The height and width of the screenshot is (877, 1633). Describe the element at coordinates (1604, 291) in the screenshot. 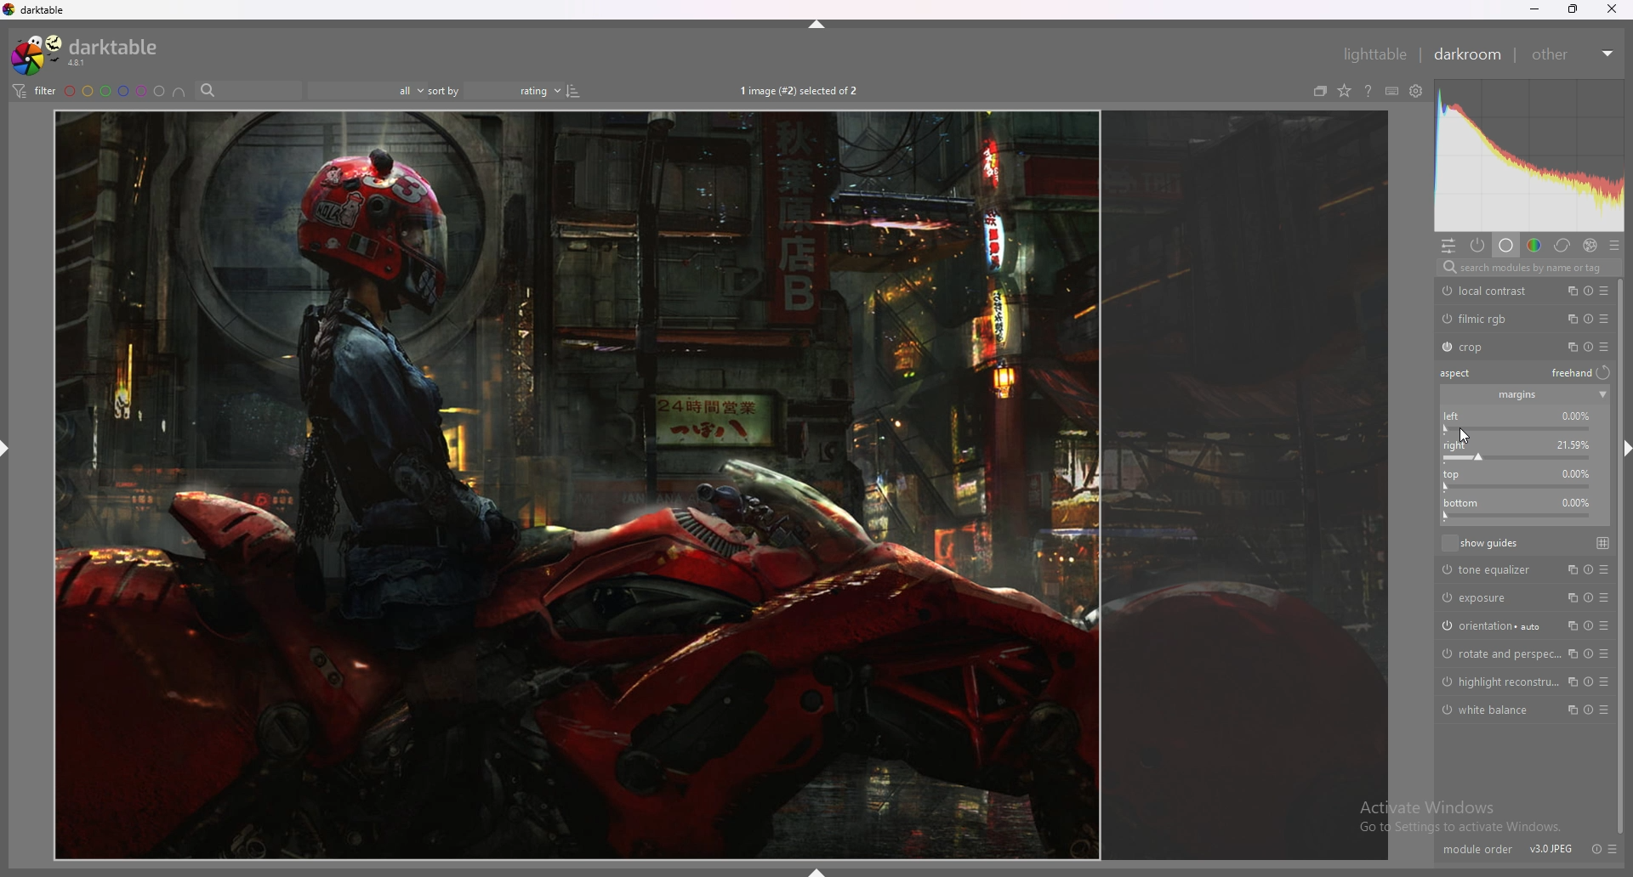

I see `presets` at that location.